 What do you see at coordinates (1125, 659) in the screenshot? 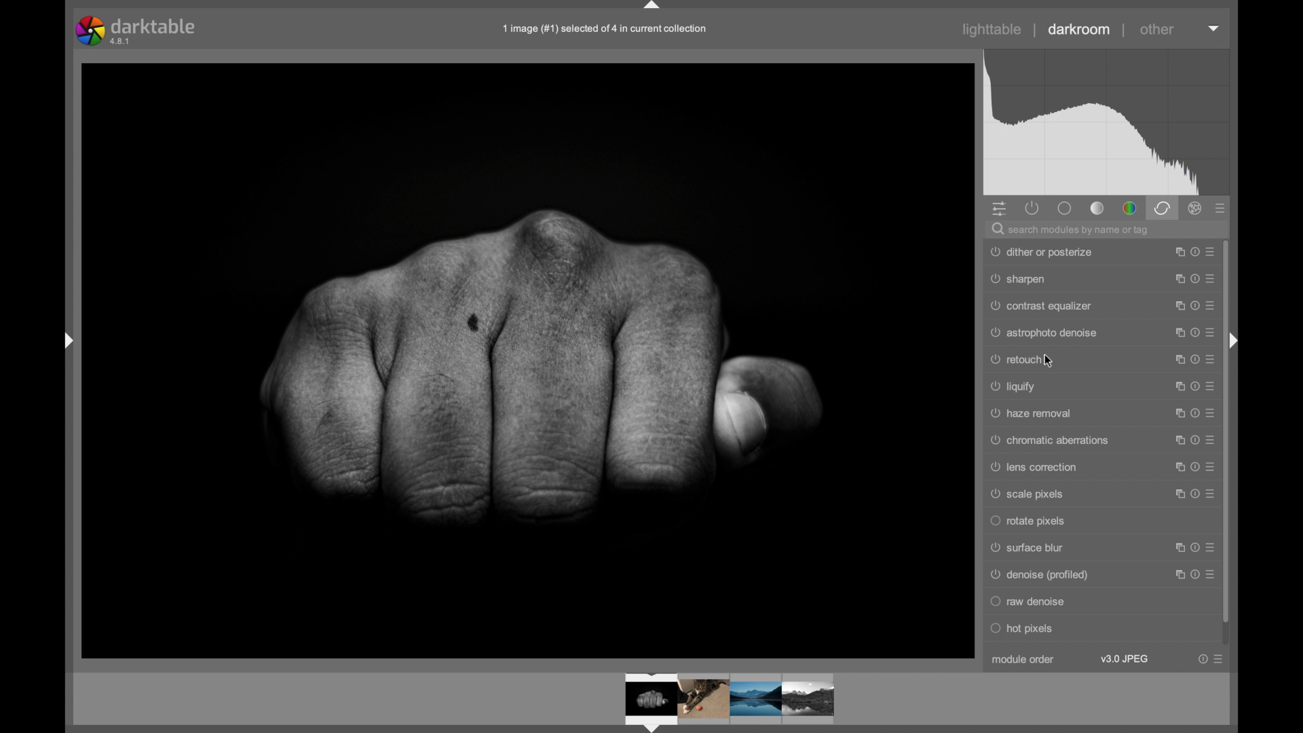
I see `v3.0 jpeg` at bounding box center [1125, 659].